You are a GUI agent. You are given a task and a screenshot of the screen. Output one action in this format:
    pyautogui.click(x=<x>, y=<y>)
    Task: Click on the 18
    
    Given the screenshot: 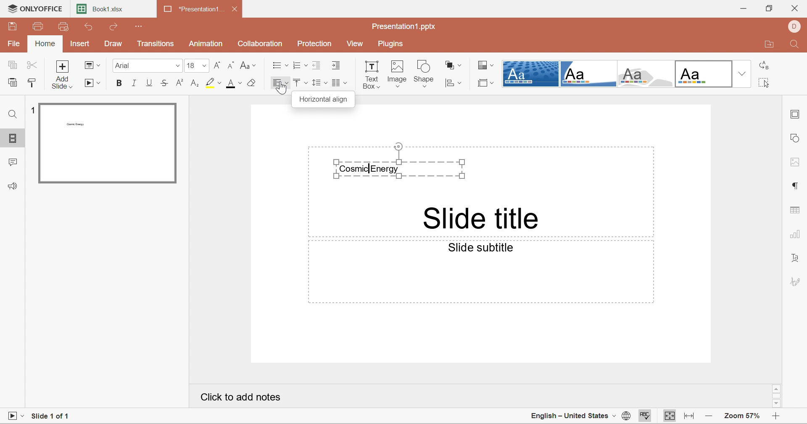 What is the action you would take?
    pyautogui.click(x=196, y=65)
    